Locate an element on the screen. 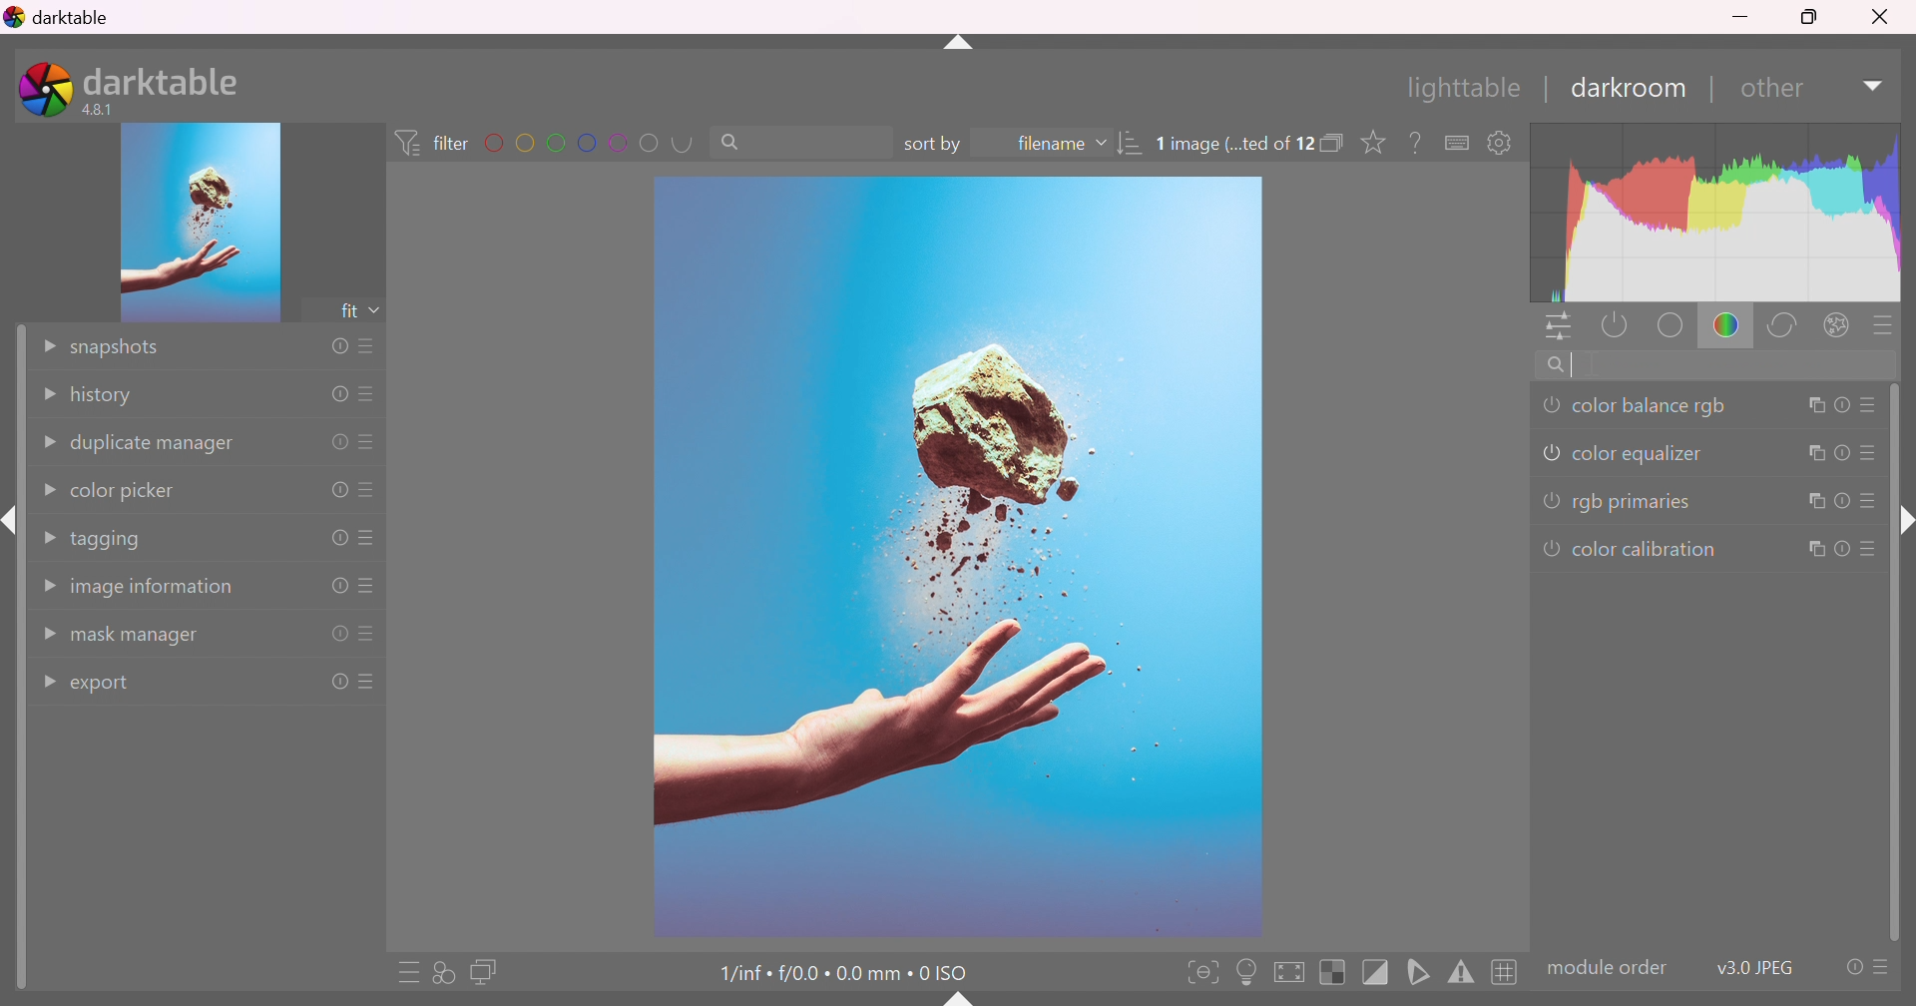  color is located at coordinates (1728, 329).